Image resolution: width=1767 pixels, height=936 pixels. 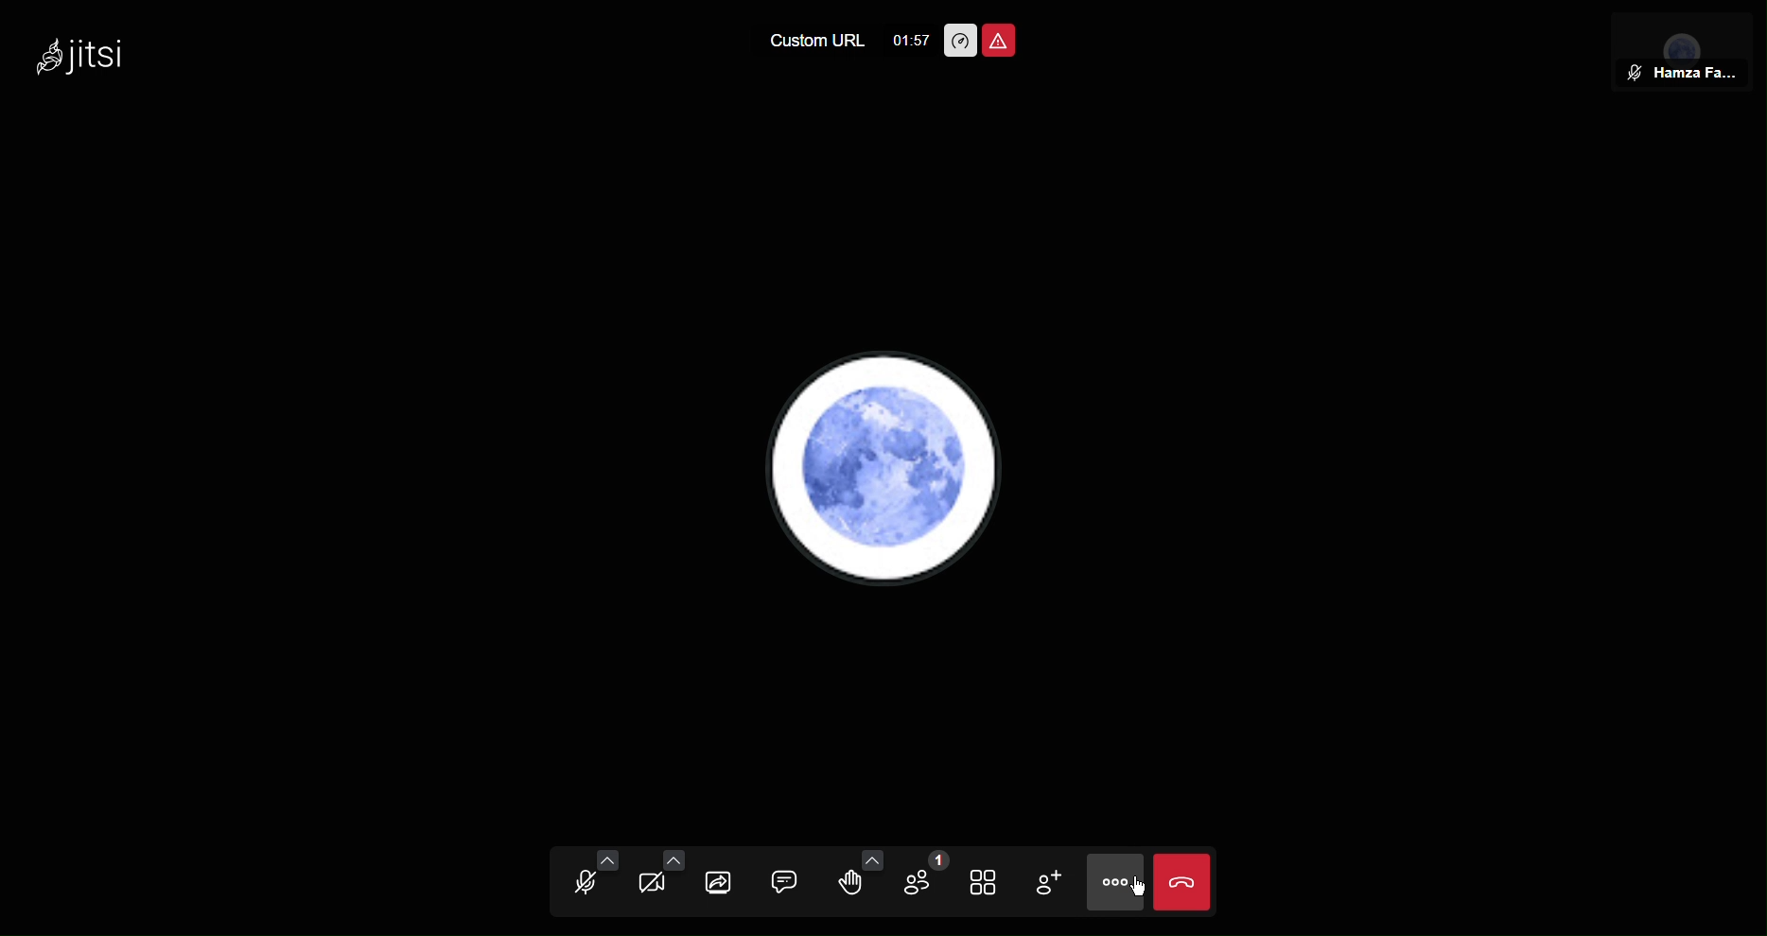 I want to click on Participants, so click(x=920, y=883).